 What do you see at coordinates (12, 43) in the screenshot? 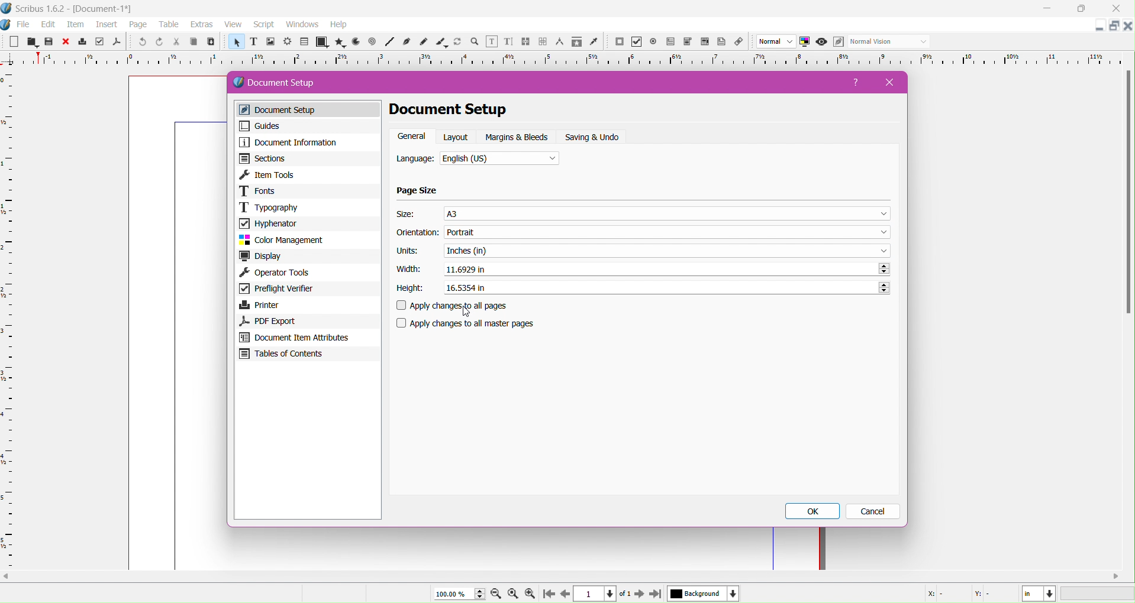
I see `new` at bounding box center [12, 43].